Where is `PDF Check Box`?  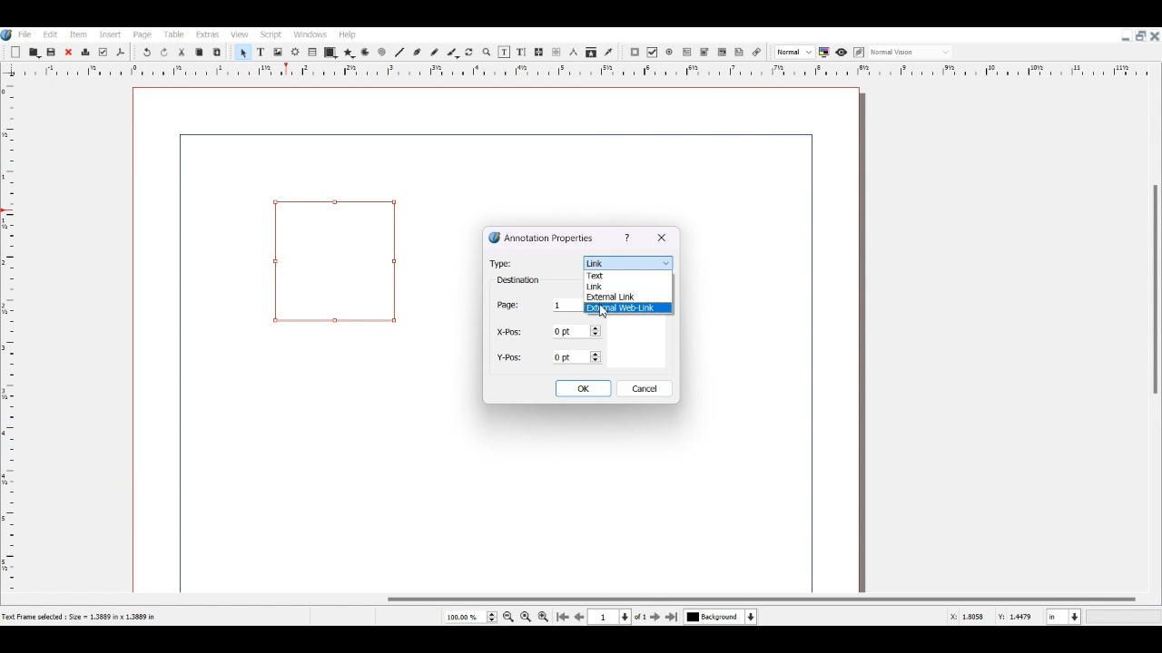 PDF Check Box is located at coordinates (653, 53).